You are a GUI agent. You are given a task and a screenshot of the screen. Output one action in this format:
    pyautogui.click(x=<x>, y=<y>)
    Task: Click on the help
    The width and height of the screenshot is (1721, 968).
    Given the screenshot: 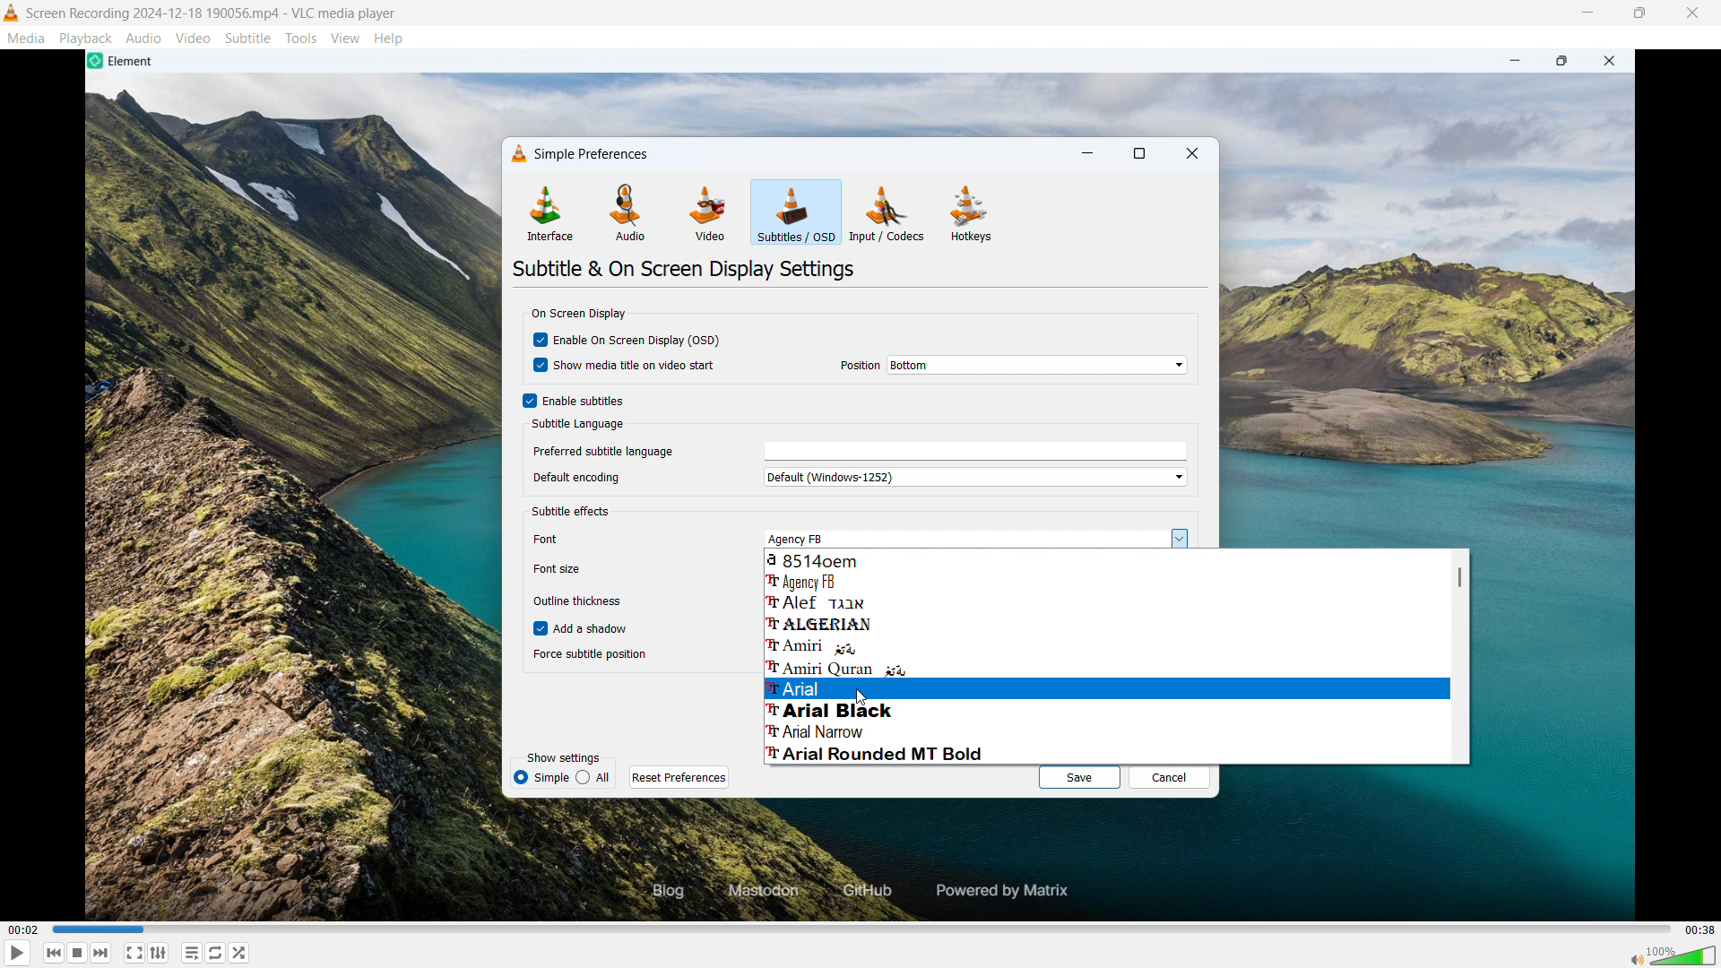 What is the action you would take?
    pyautogui.click(x=389, y=39)
    